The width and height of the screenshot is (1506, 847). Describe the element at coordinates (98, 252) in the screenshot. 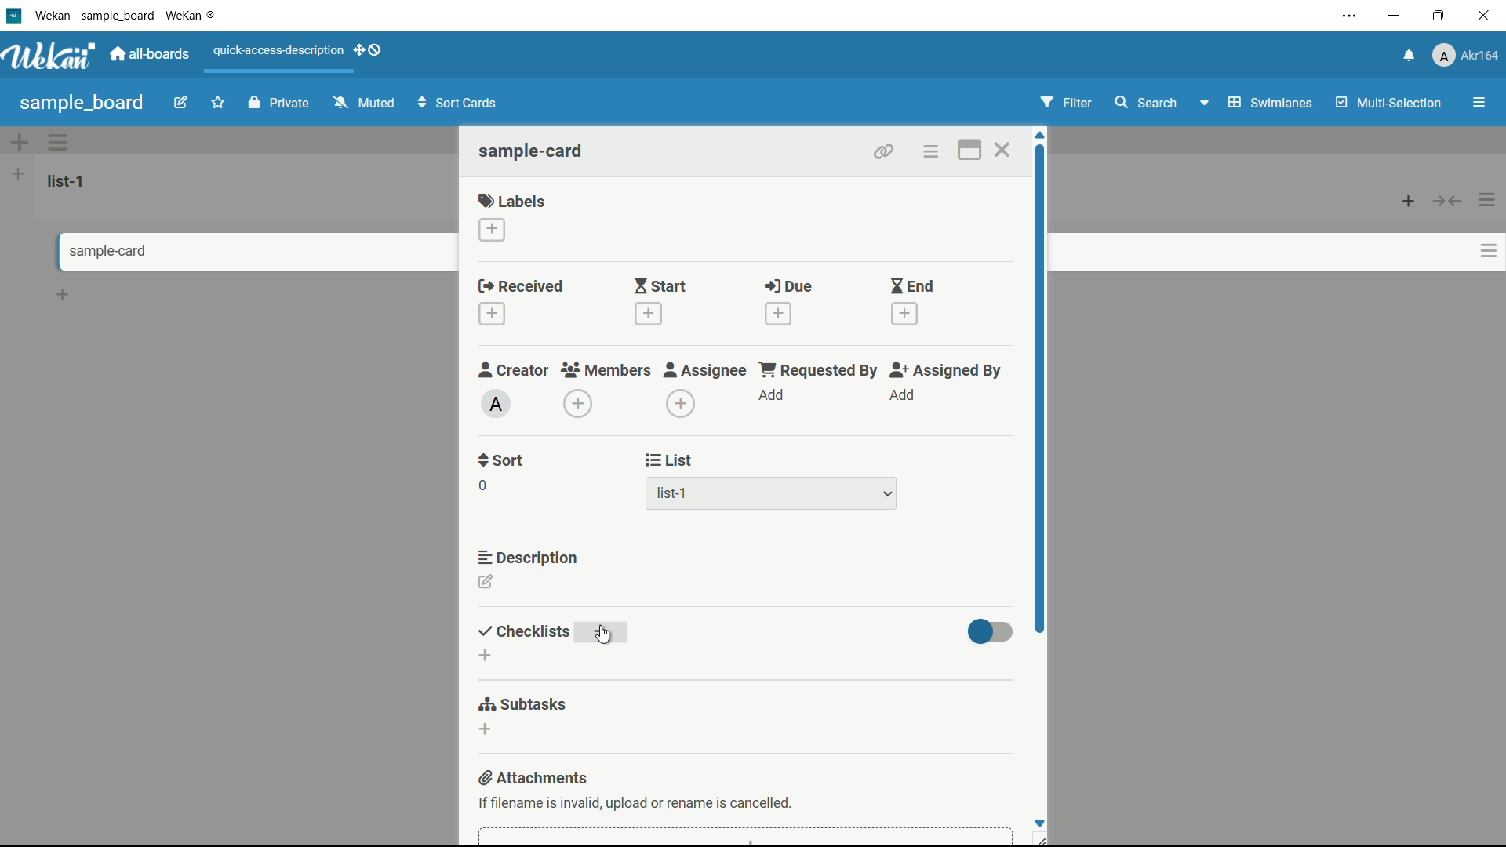

I see `card name` at that location.